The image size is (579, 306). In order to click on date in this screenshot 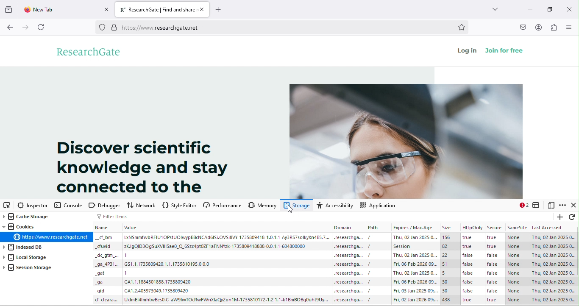, I will do `click(415, 300)`.